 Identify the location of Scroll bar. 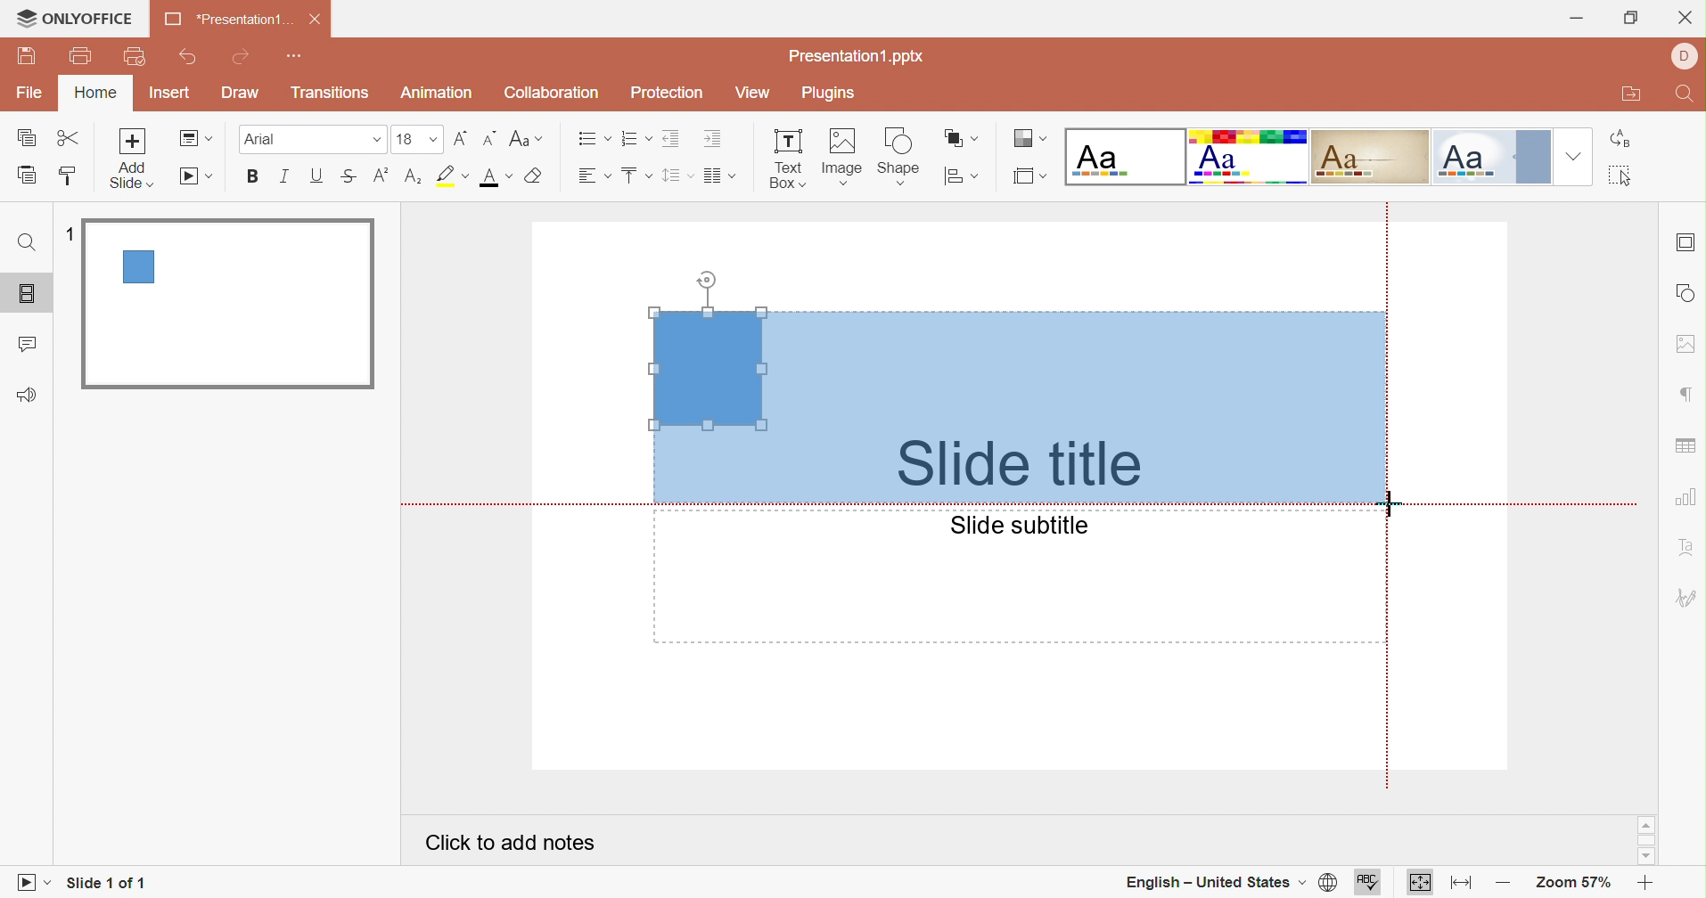
(1647, 840).